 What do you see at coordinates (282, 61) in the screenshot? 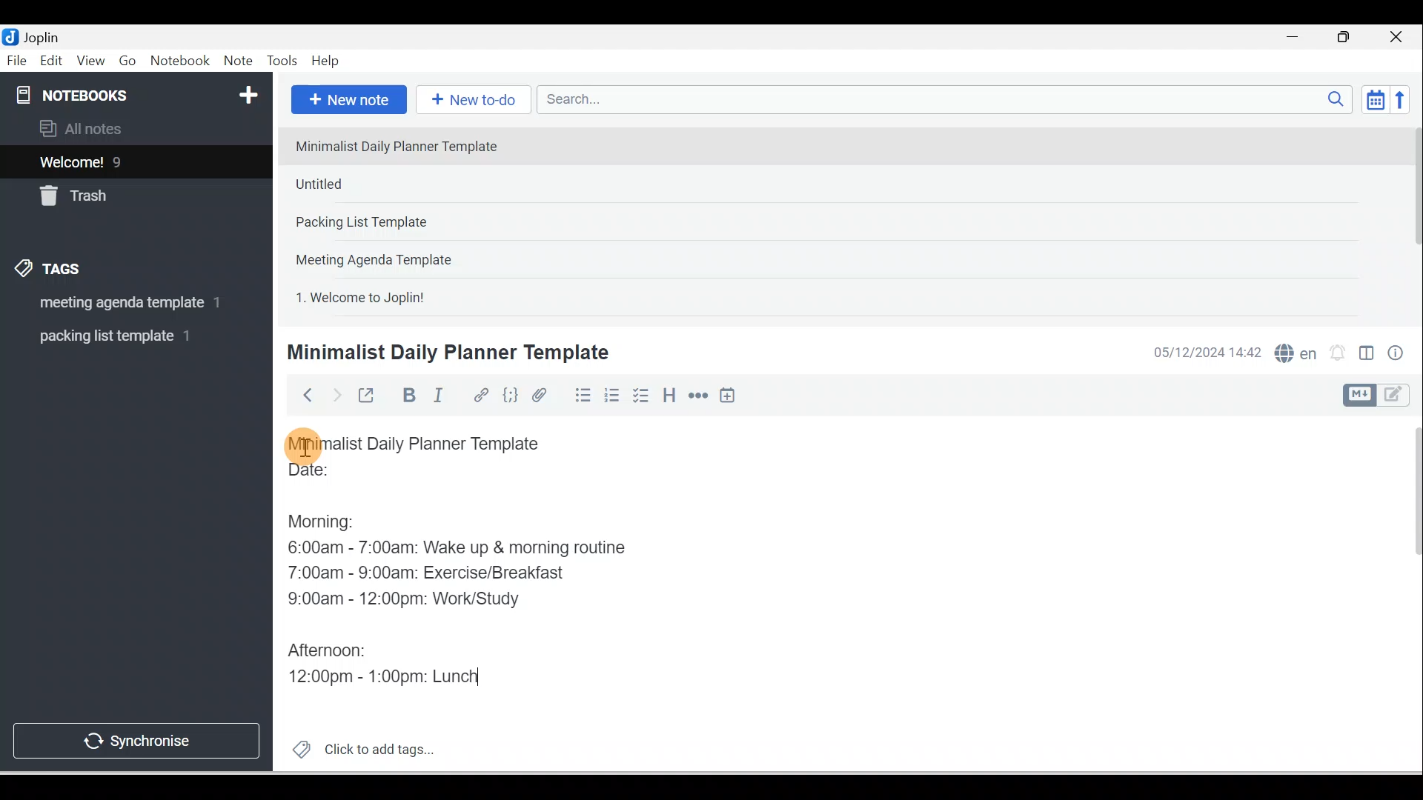
I see `Tools` at bounding box center [282, 61].